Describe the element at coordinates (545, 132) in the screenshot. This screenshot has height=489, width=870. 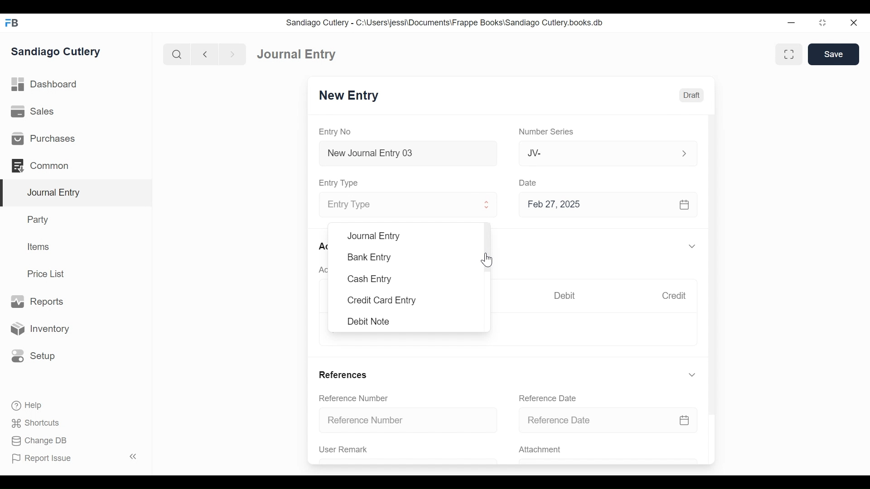
I see `Number Series` at that location.